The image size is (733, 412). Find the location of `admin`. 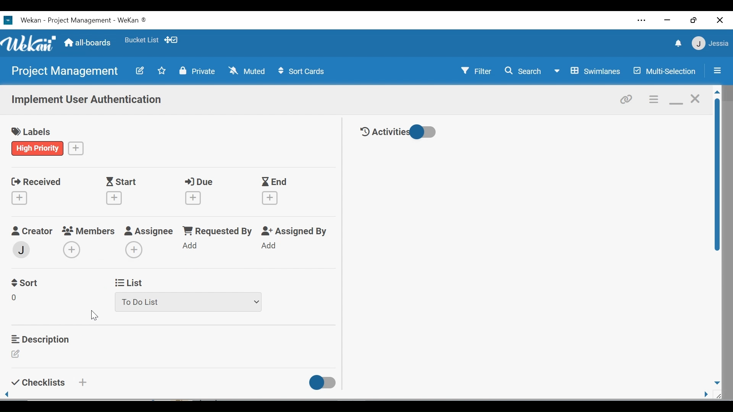

admin is located at coordinates (71, 250).